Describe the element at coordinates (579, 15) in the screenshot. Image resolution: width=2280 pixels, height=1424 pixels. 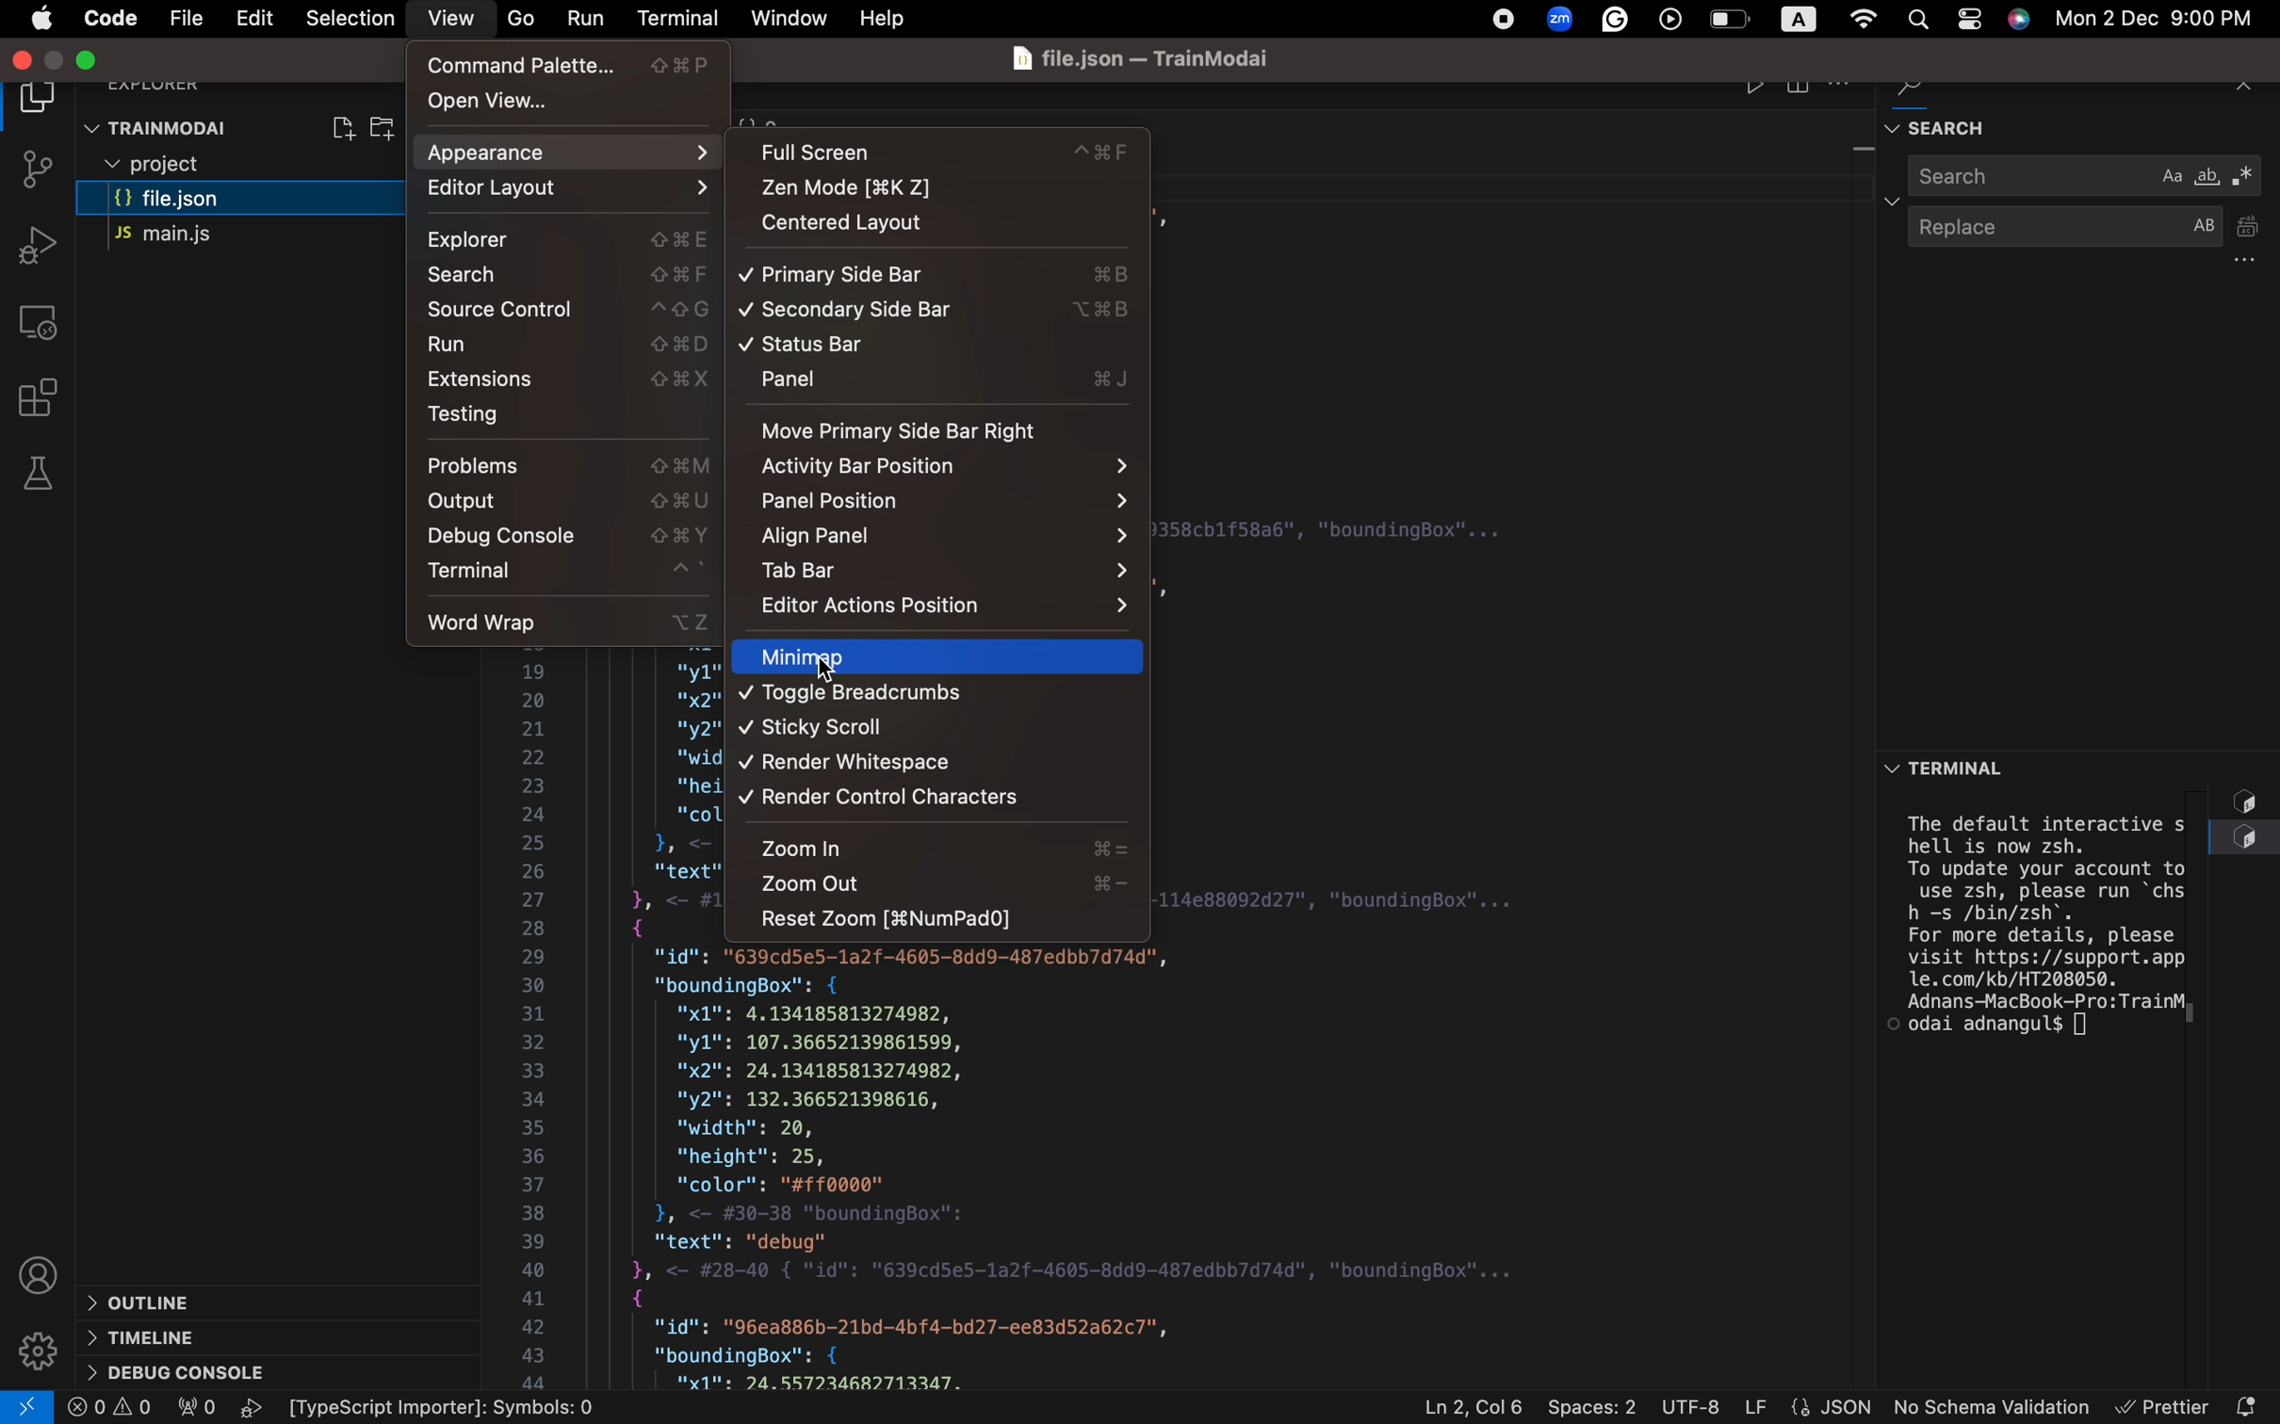
I see `run` at that location.